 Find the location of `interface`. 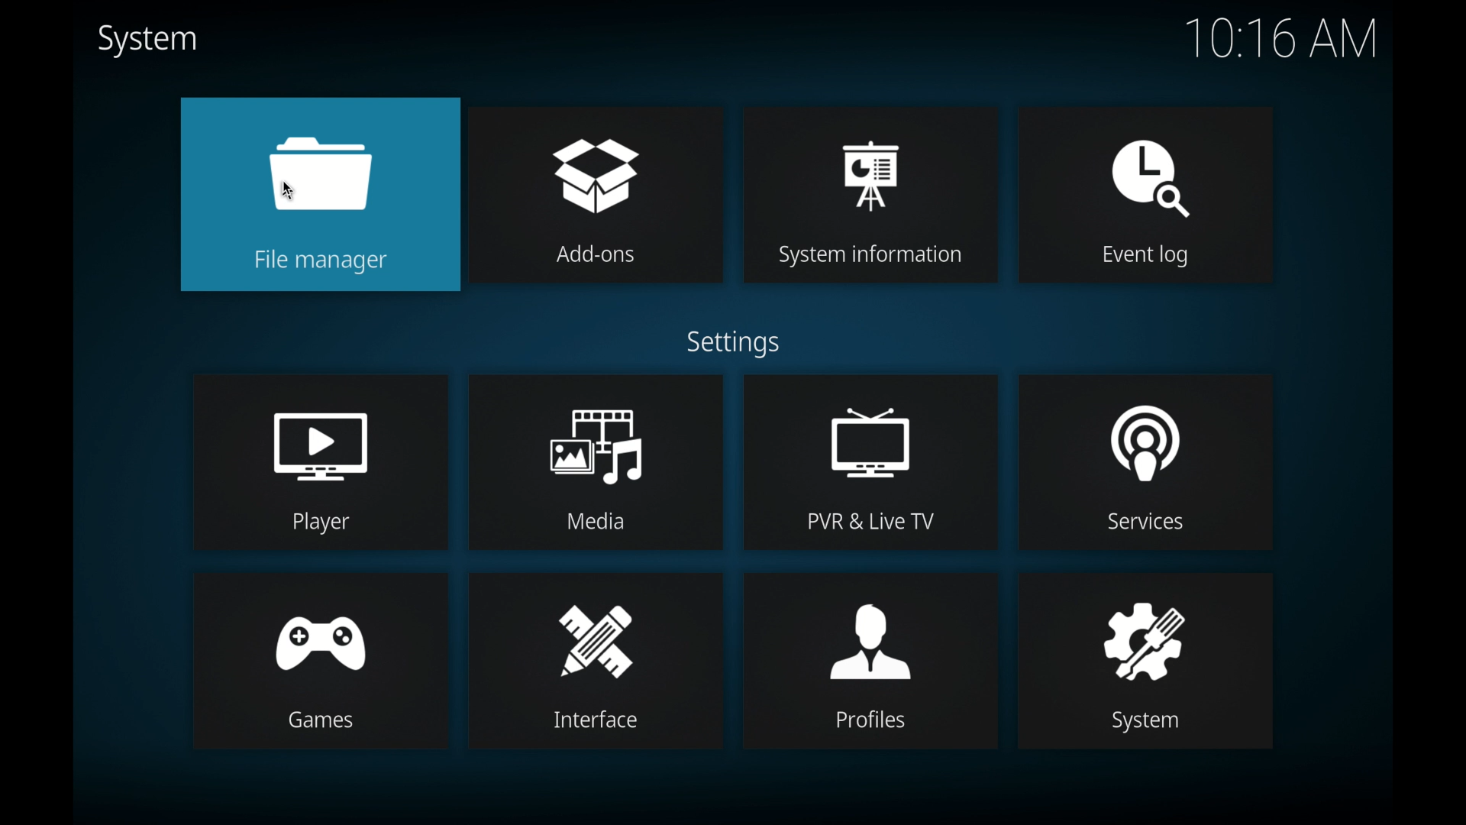

interface is located at coordinates (595, 660).